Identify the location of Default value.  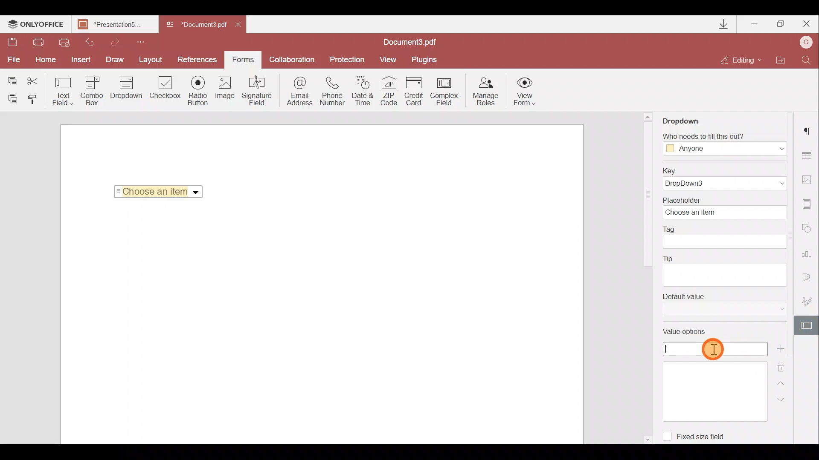
(721, 307).